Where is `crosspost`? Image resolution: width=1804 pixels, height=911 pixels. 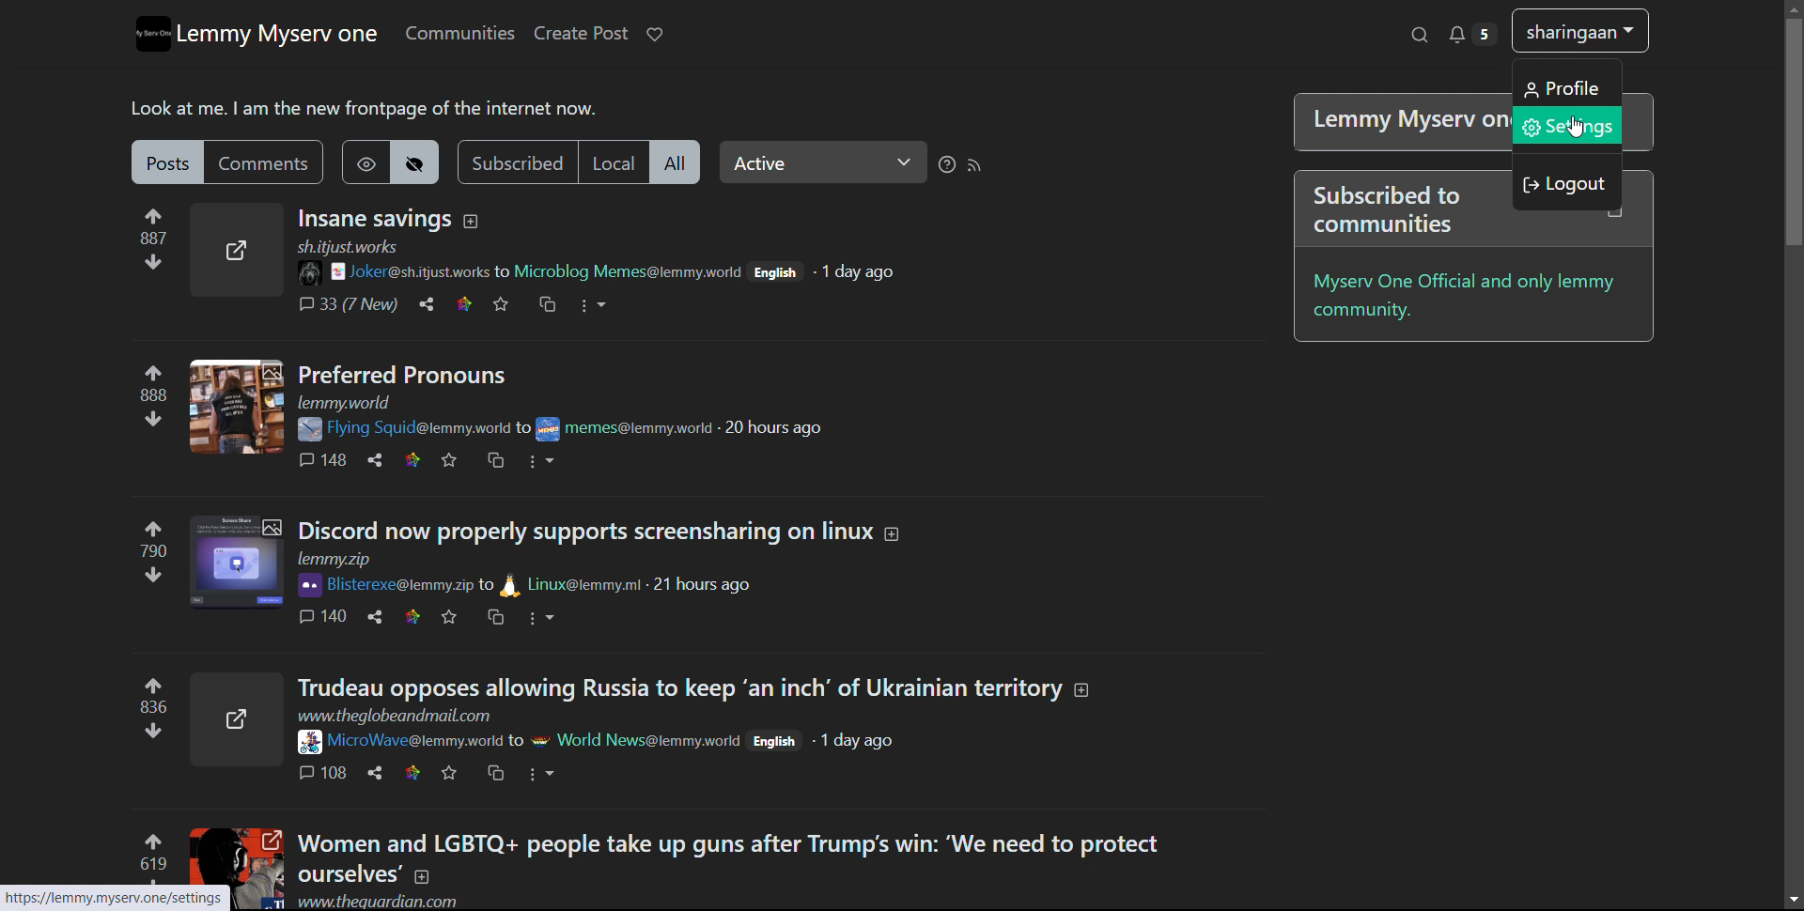 crosspost is located at coordinates (545, 303).